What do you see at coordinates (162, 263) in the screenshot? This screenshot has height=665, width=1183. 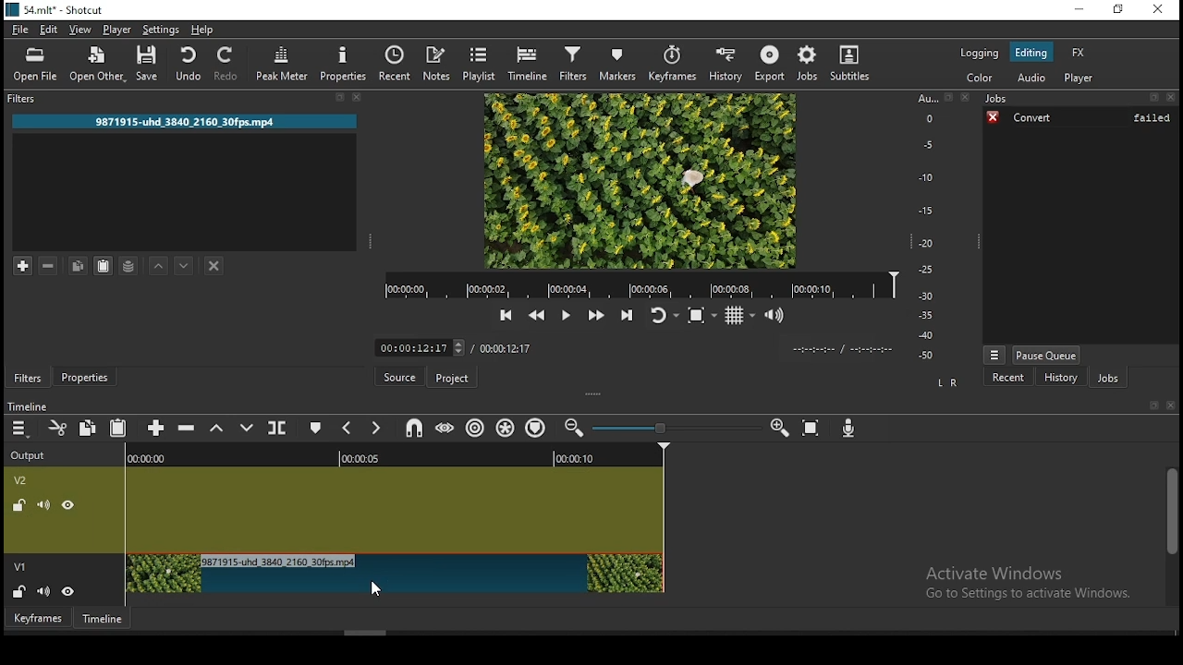 I see `move filter up` at bounding box center [162, 263].